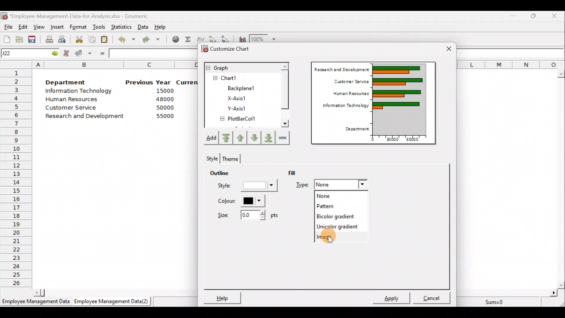  I want to click on View, so click(39, 26).